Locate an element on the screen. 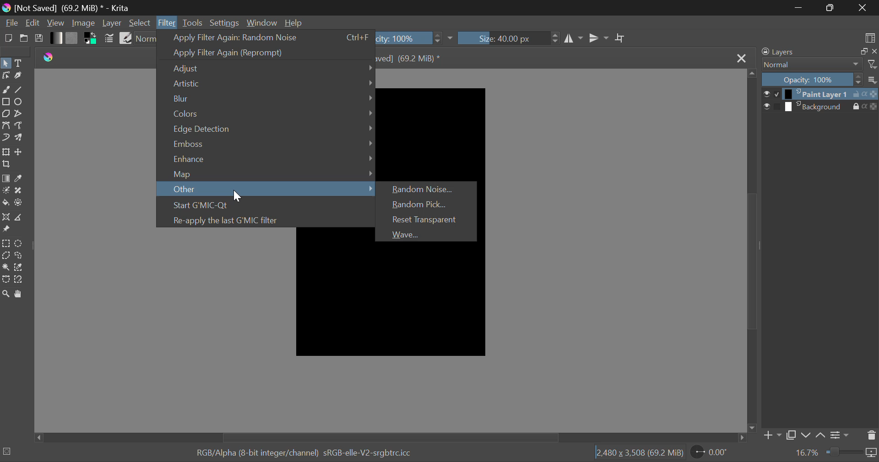 The height and width of the screenshot is (462, 879). Zoom is located at coordinates (852, 454).